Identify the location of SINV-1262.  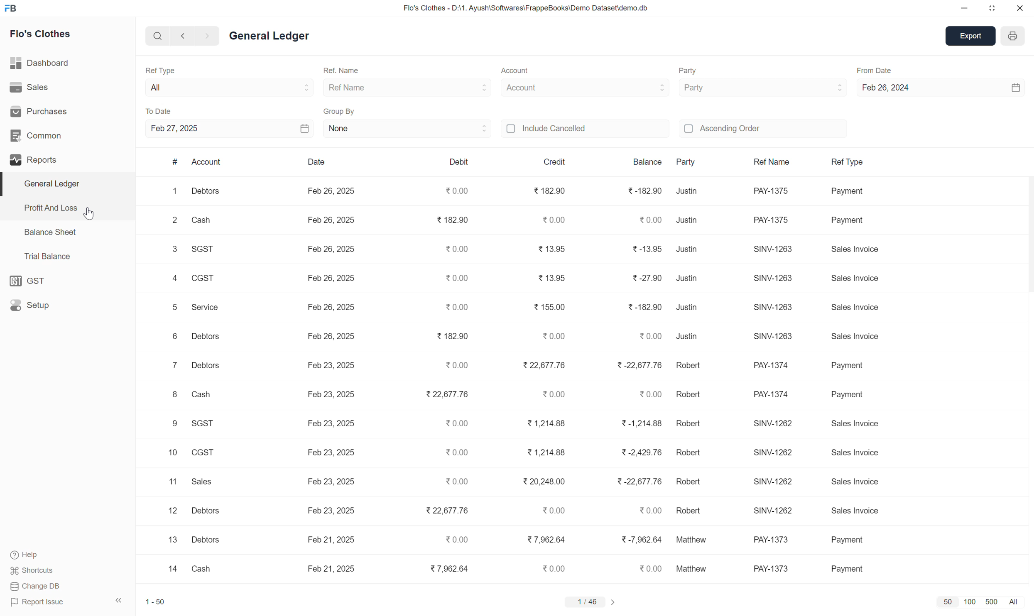
(775, 452).